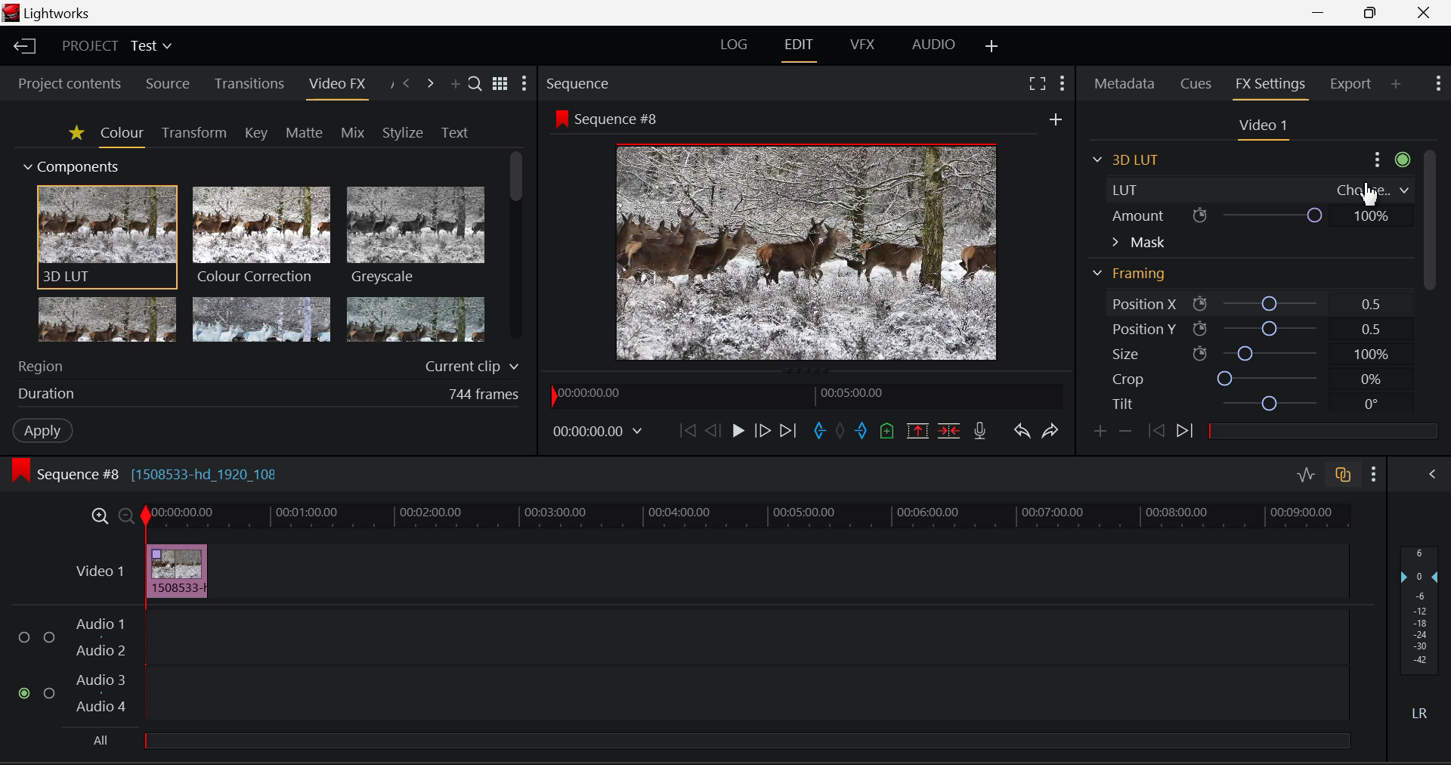 The height and width of the screenshot is (765, 1451). Describe the element at coordinates (73, 165) in the screenshot. I see `Components Section` at that location.